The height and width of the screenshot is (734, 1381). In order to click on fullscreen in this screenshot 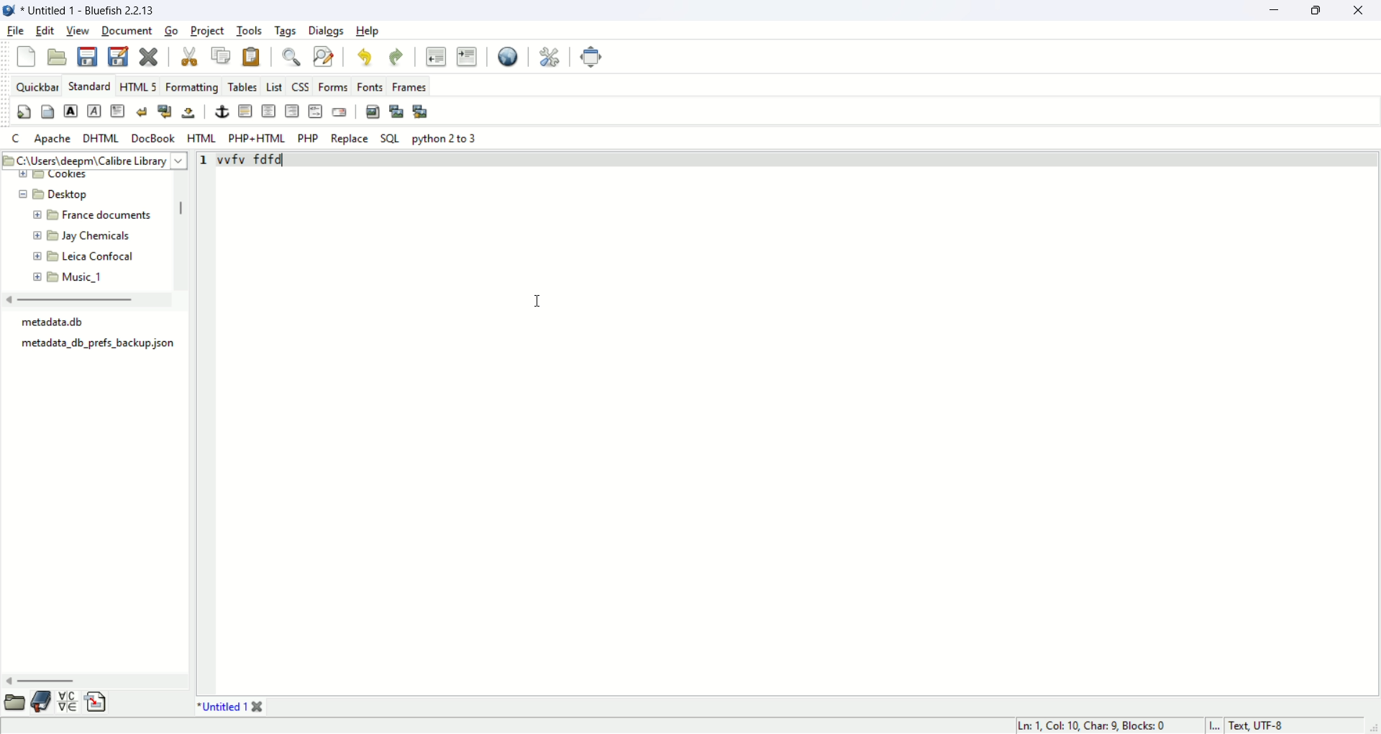, I will do `click(595, 58)`.